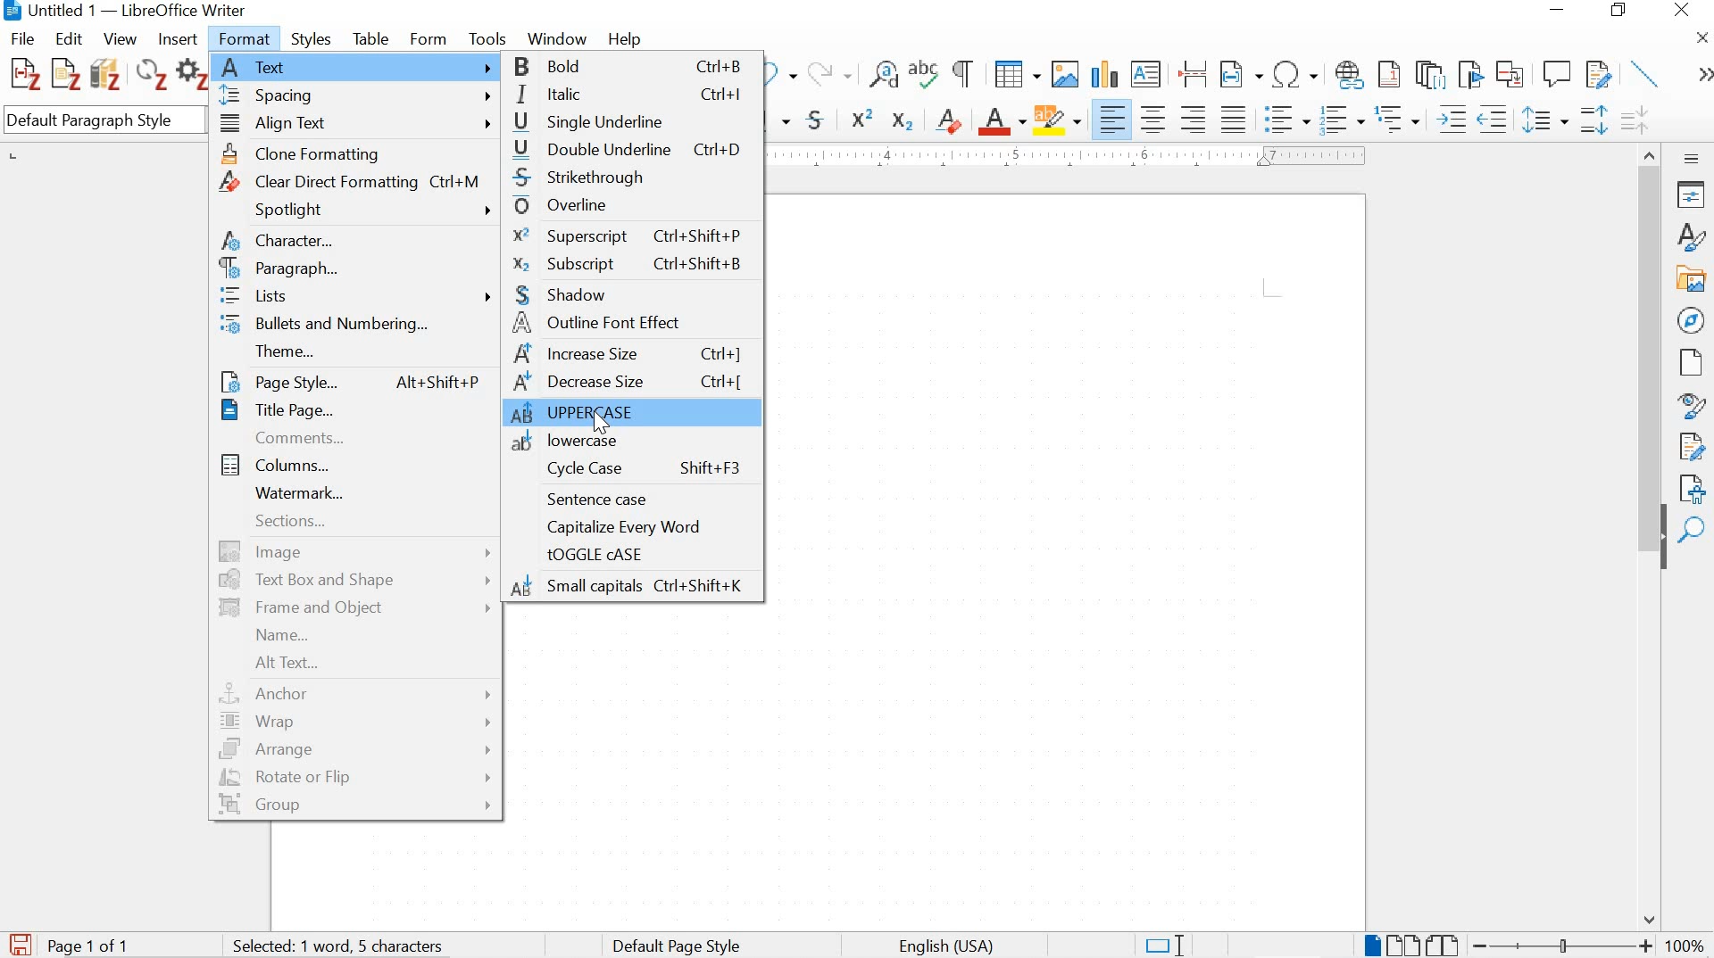 The image size is (1714, 958). What do you see at coordinates (358, 211) in the screenshot?
I see `spotlight` at bounding box center [358, 211].